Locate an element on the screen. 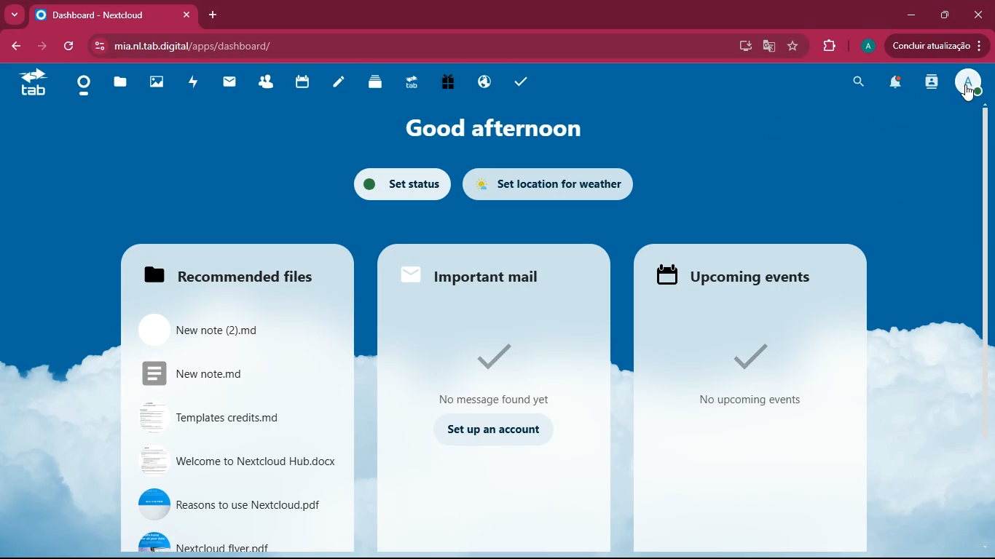 Image resolution: width=995 pixels, height=559 pixels. calendar is located at coordinates (302, 82).